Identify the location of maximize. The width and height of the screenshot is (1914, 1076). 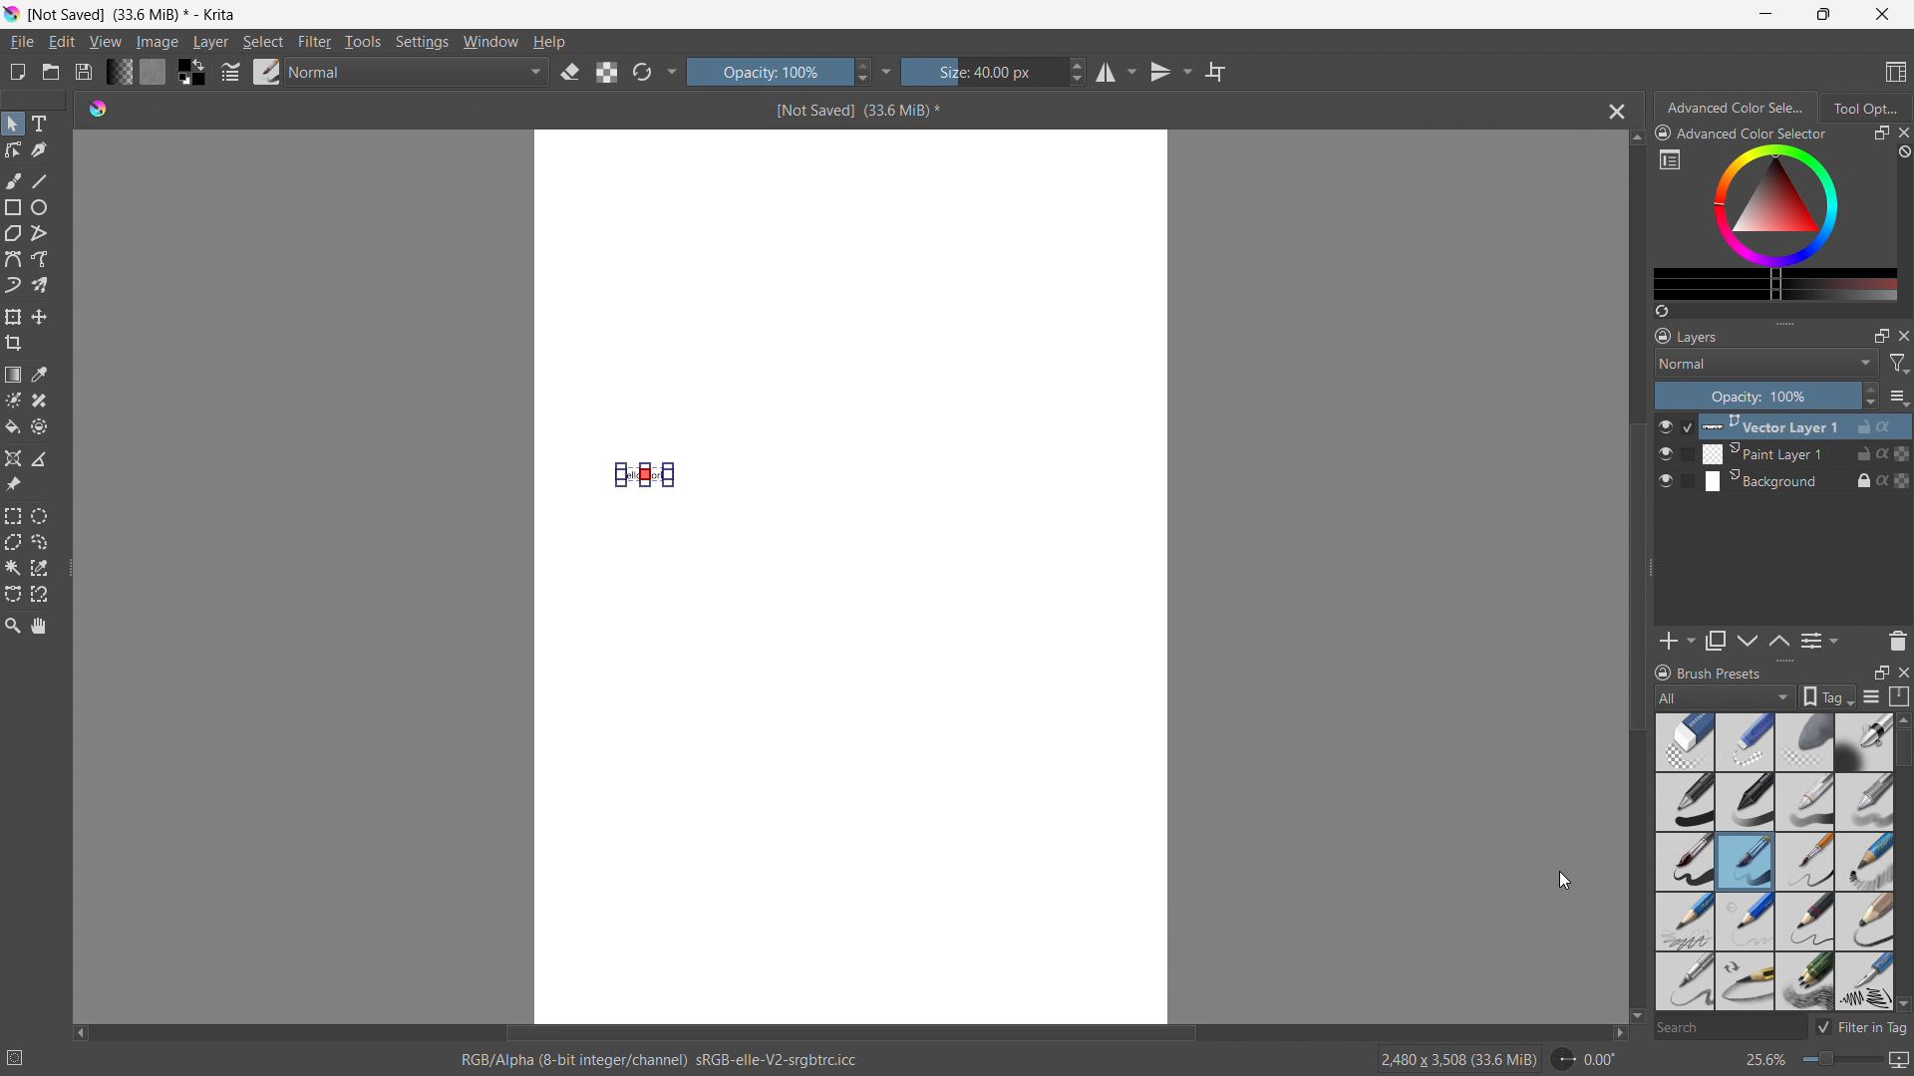
(1881, 335).